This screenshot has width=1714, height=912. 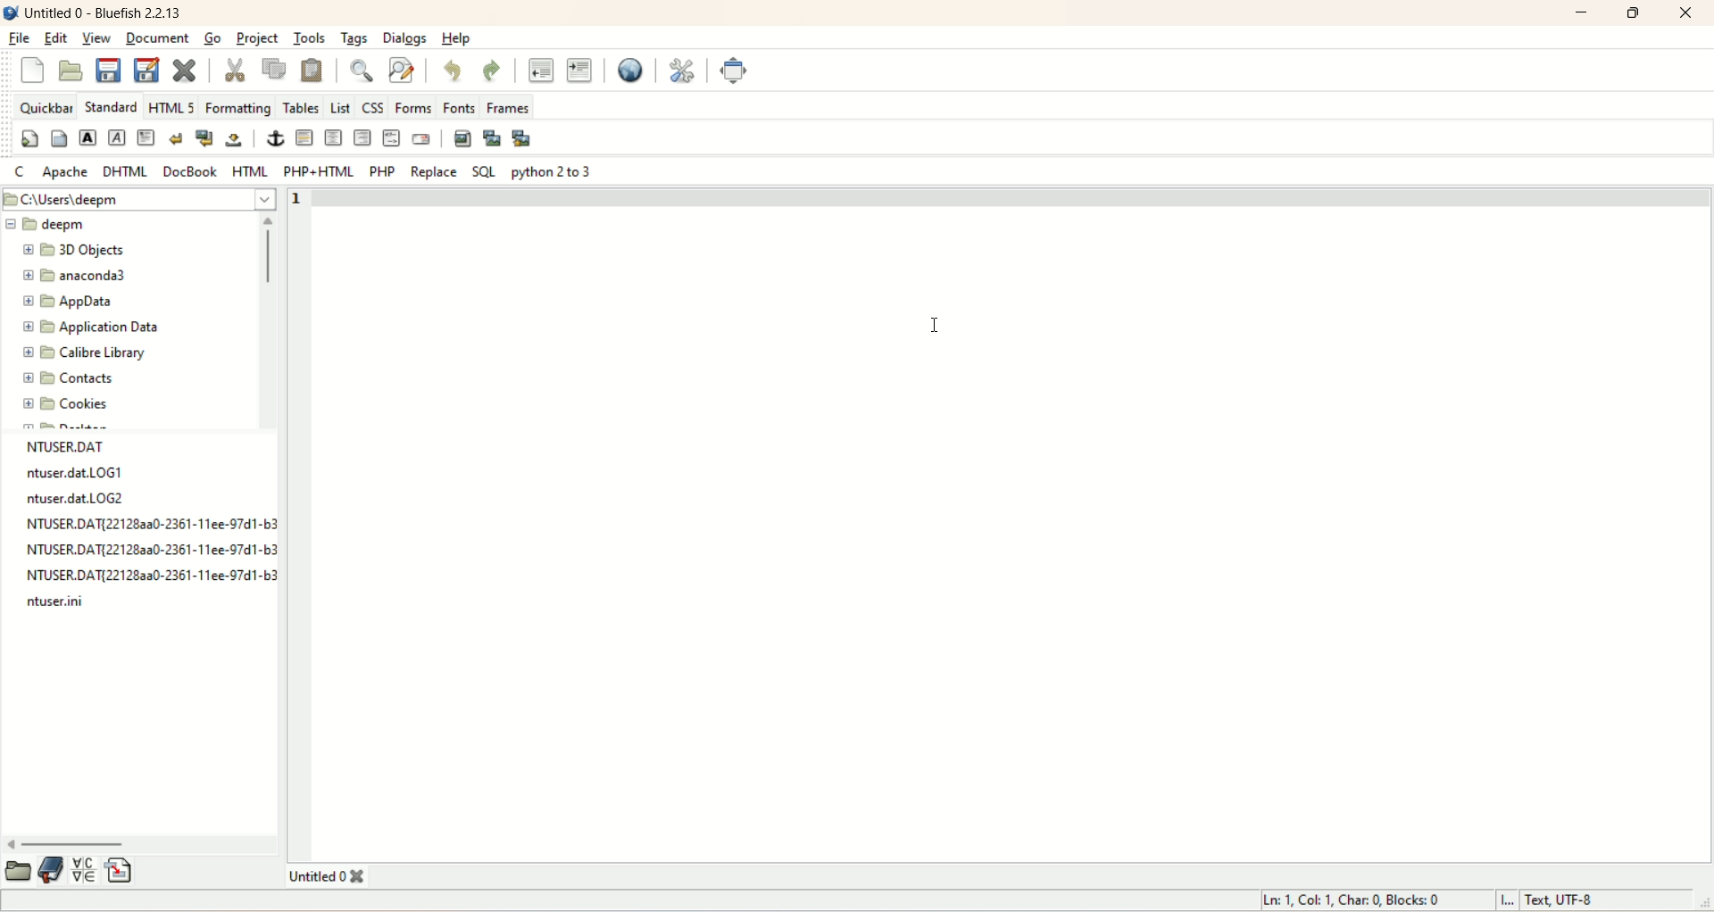 I want to click on formatting, so click(x=238, y=109).